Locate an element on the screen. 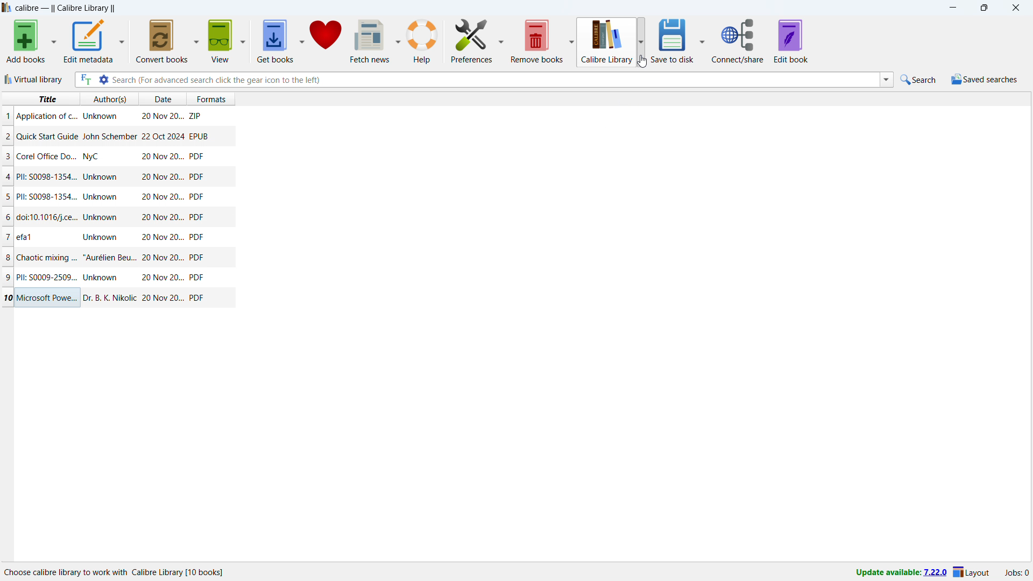  save to disk options is located at coordinates (703, 39).